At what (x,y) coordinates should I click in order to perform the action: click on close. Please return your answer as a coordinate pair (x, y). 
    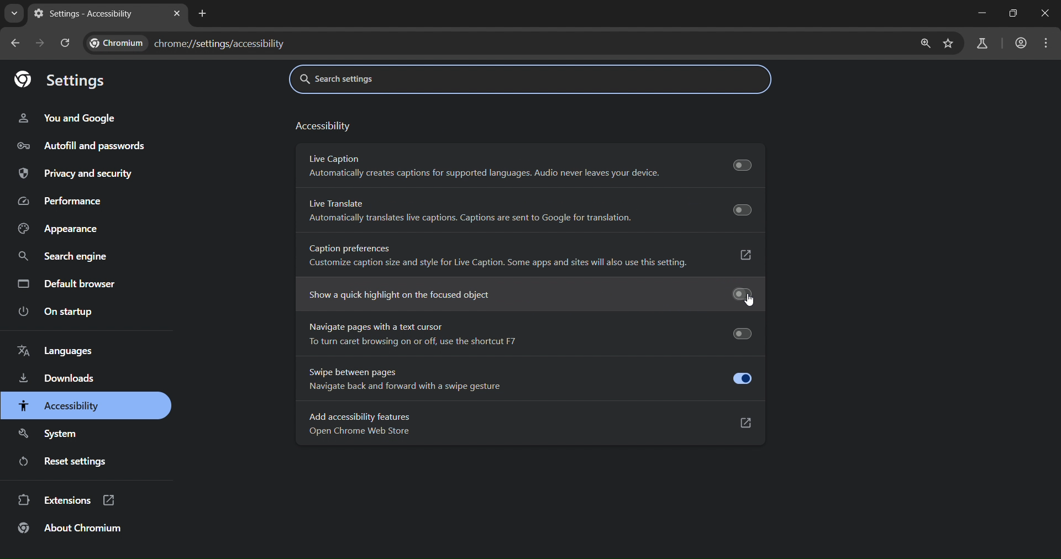
    Looking at the image, I should click on (1048, 13).